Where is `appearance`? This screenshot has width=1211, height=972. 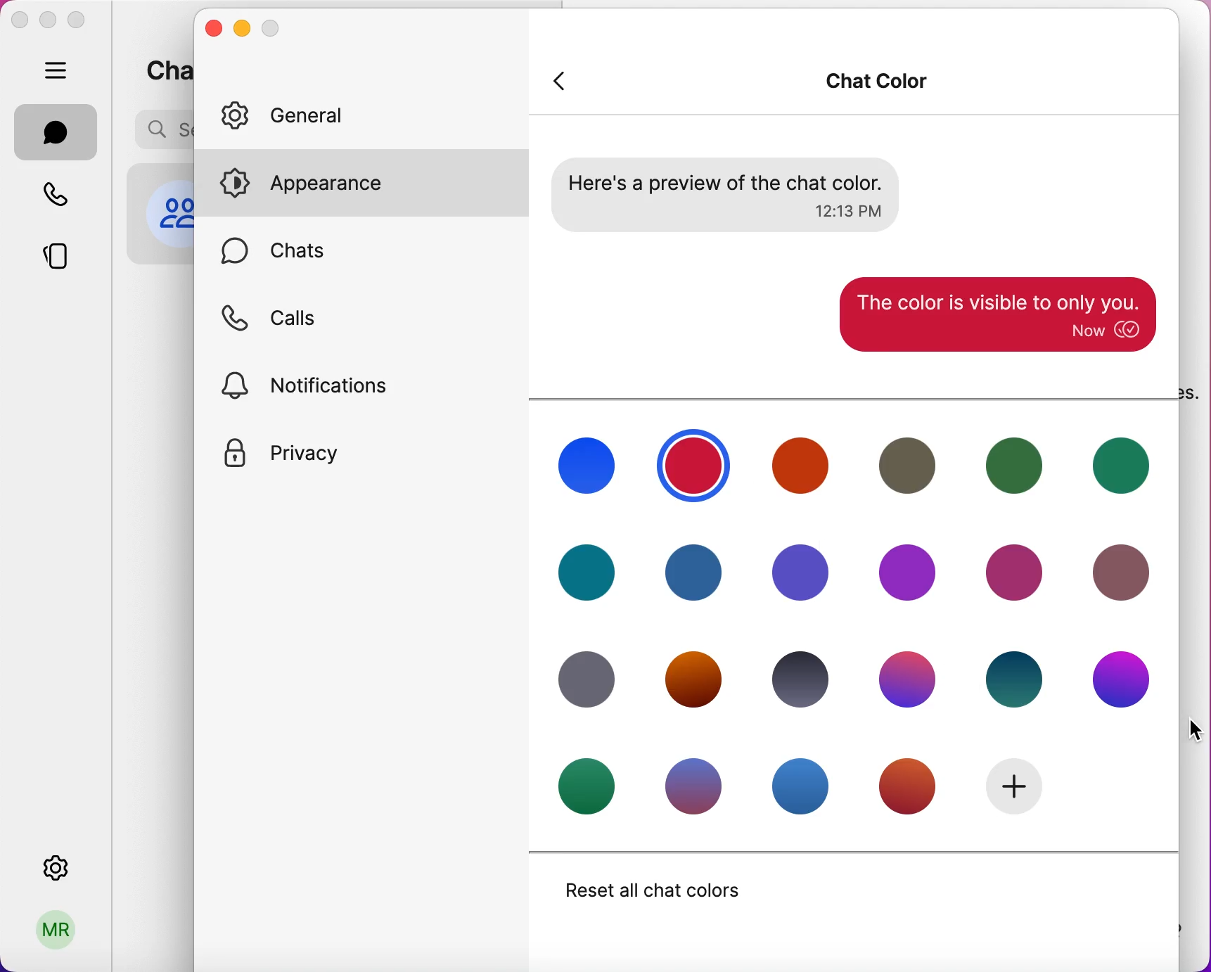
appearance is located at coordinates (373, 186).